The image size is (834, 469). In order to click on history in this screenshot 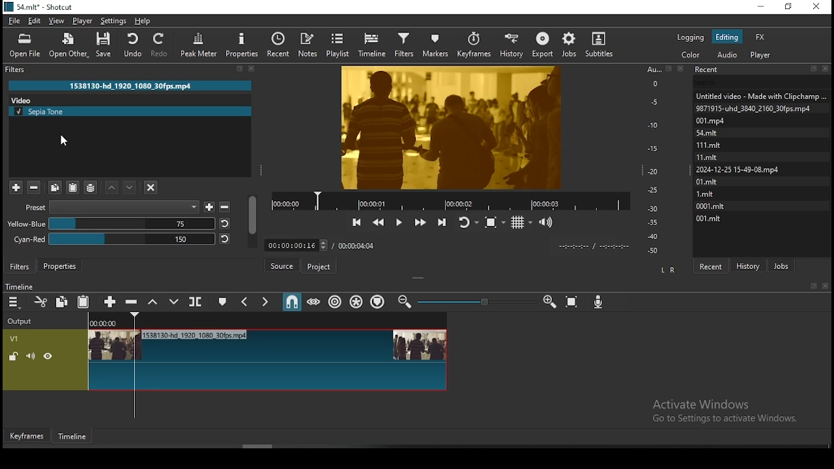, I will do `click(749, 262)`.